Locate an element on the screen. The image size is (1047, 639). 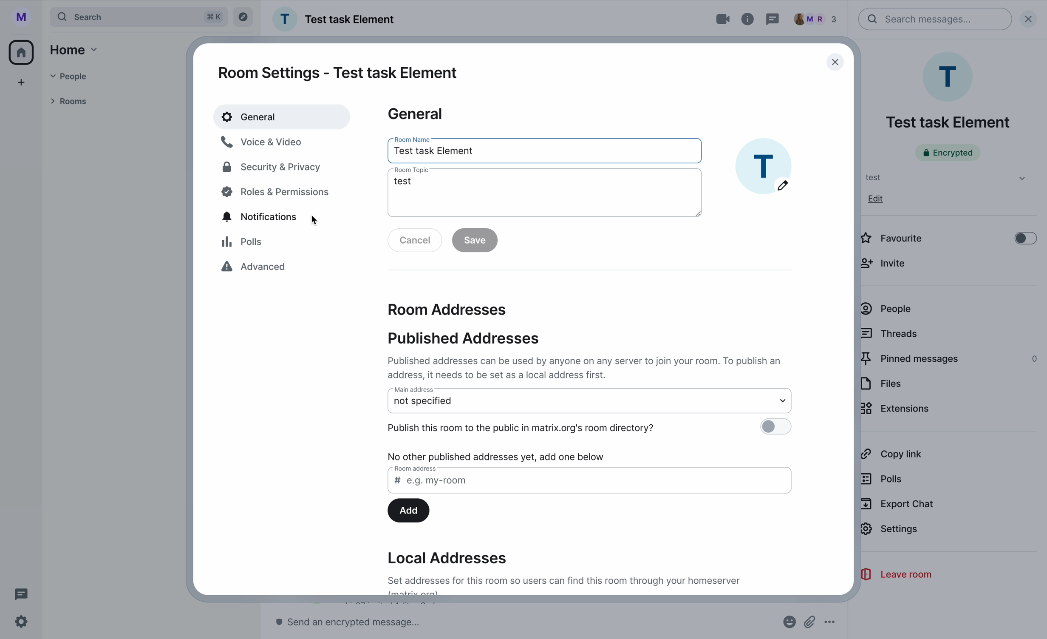
room settings - test task element  is located at coordinates (338, 73).